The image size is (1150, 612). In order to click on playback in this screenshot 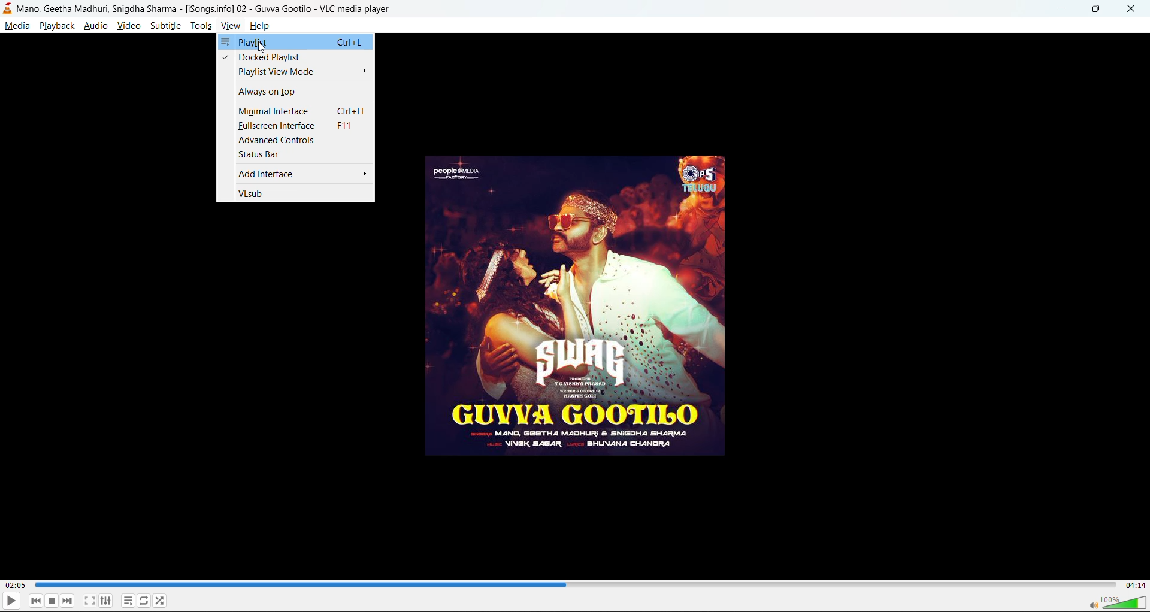, I will do `click(57, 25)`.